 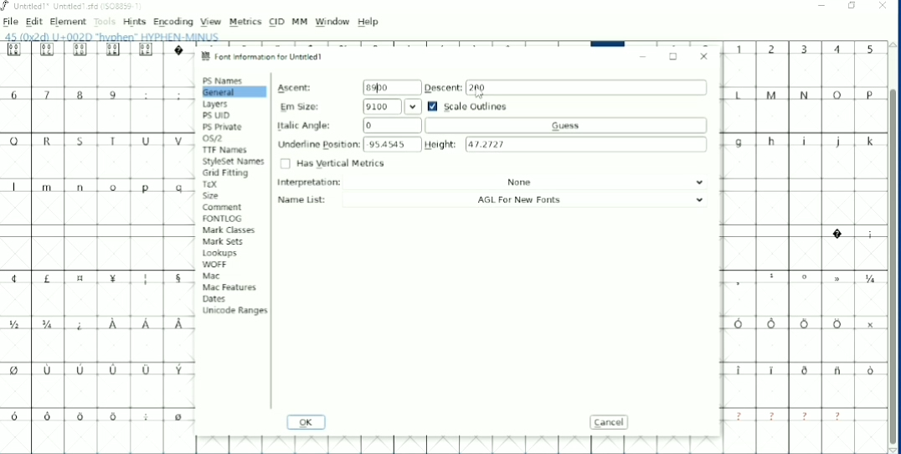 What do you see at coordinates (219, 254) in the screenshot?
I see `Lookups` at bounding box center [219, 254].